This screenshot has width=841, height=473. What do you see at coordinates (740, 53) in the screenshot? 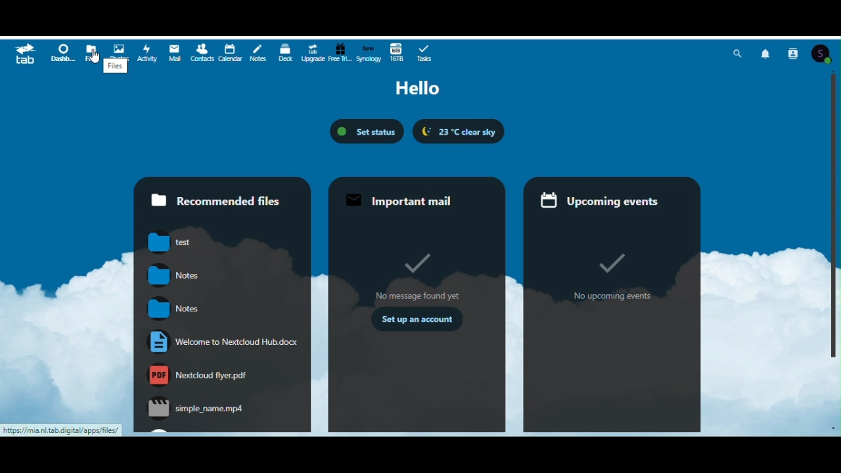
I see `Search` at bounding box center [740, 53].